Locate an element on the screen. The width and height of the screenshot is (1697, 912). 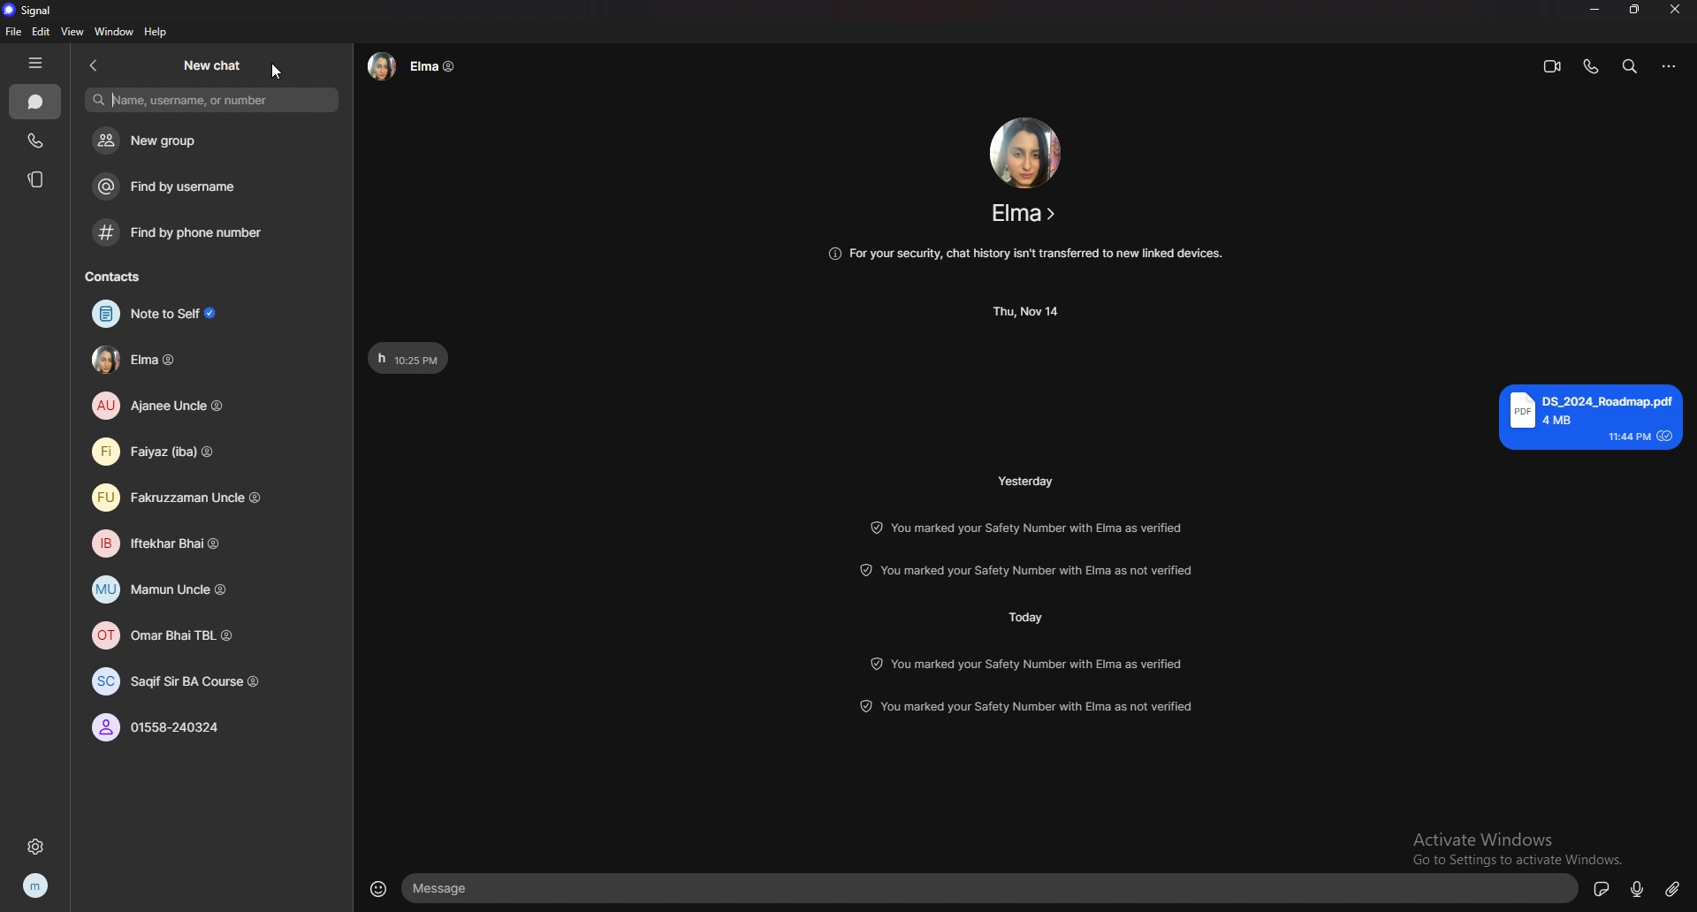
update is located at coordinates (1036, 570).